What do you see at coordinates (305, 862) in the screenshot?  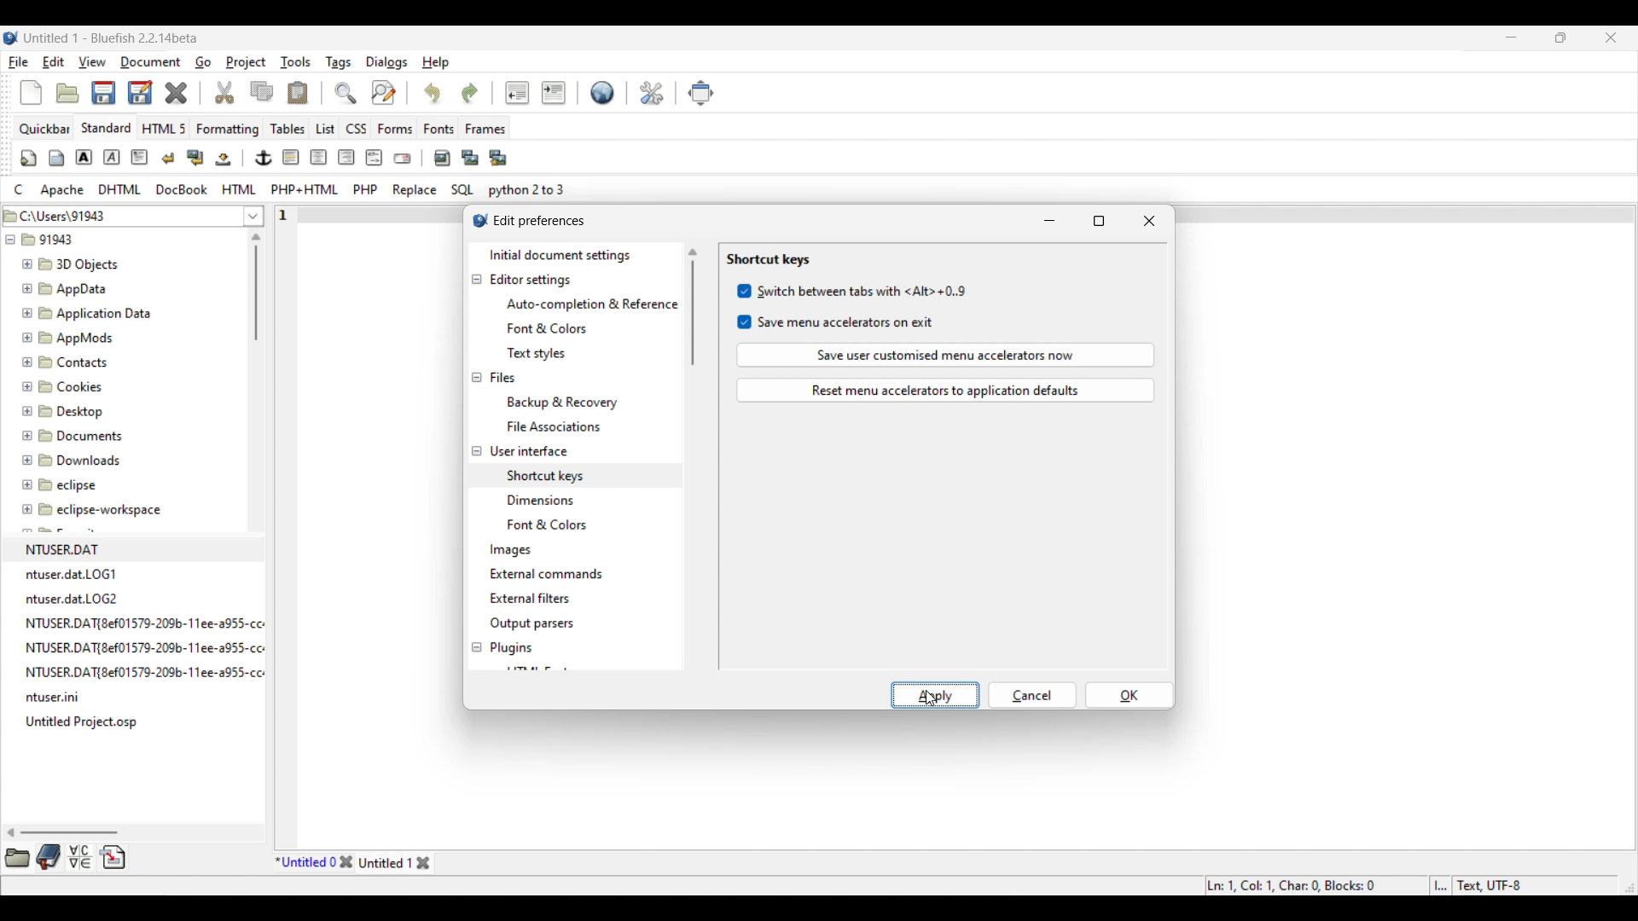 I see `Current tab` at bounding box center [305, 862].